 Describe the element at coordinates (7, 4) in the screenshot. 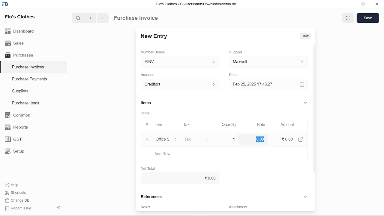

I see `frappe books logo` at that location.